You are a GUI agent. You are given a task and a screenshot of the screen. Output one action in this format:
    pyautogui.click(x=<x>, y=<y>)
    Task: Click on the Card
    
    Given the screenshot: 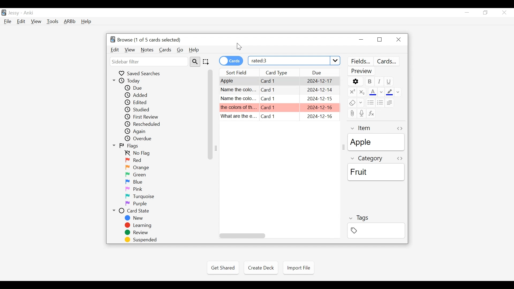 What is the action you would take?
    pyautogui.click(x=239, y=116)
    